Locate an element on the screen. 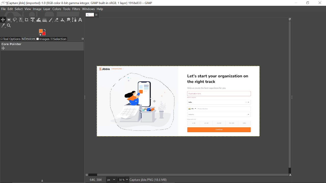  Select by color is located at coordinates (21, 20).